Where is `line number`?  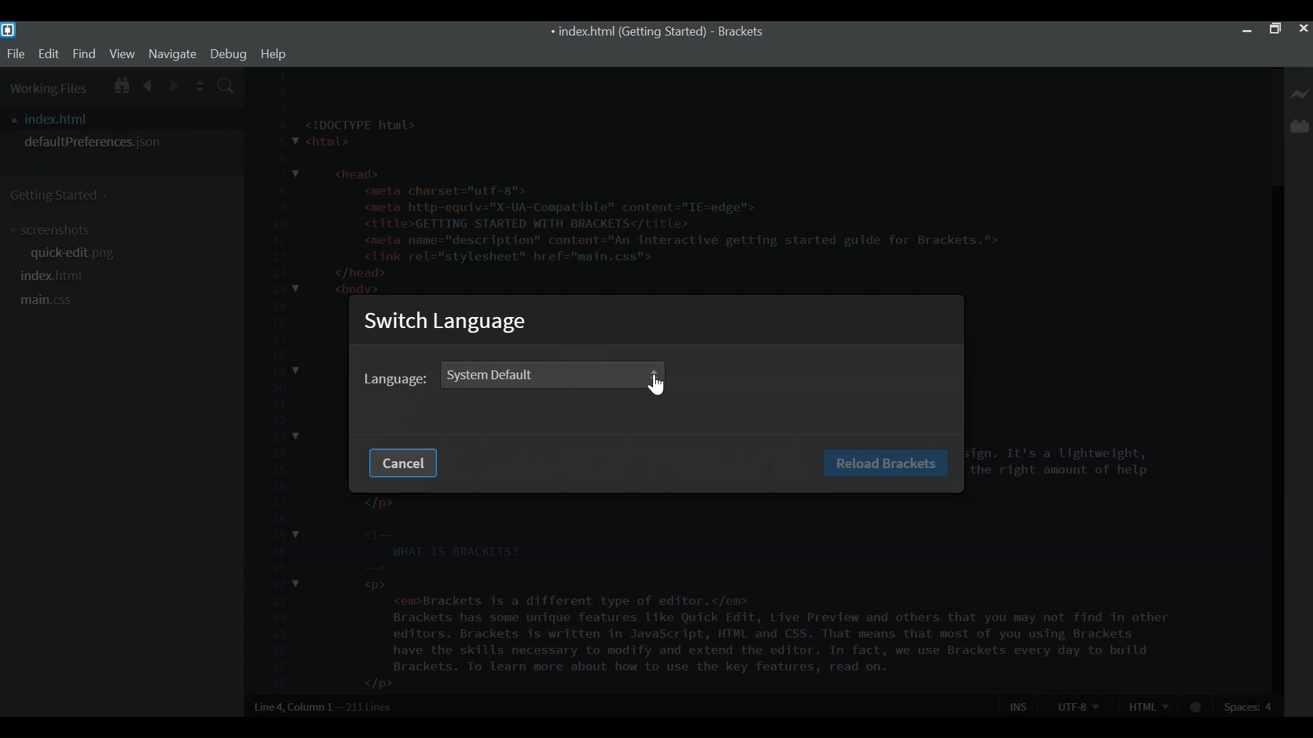
line number is located at coordinates (276, 381).